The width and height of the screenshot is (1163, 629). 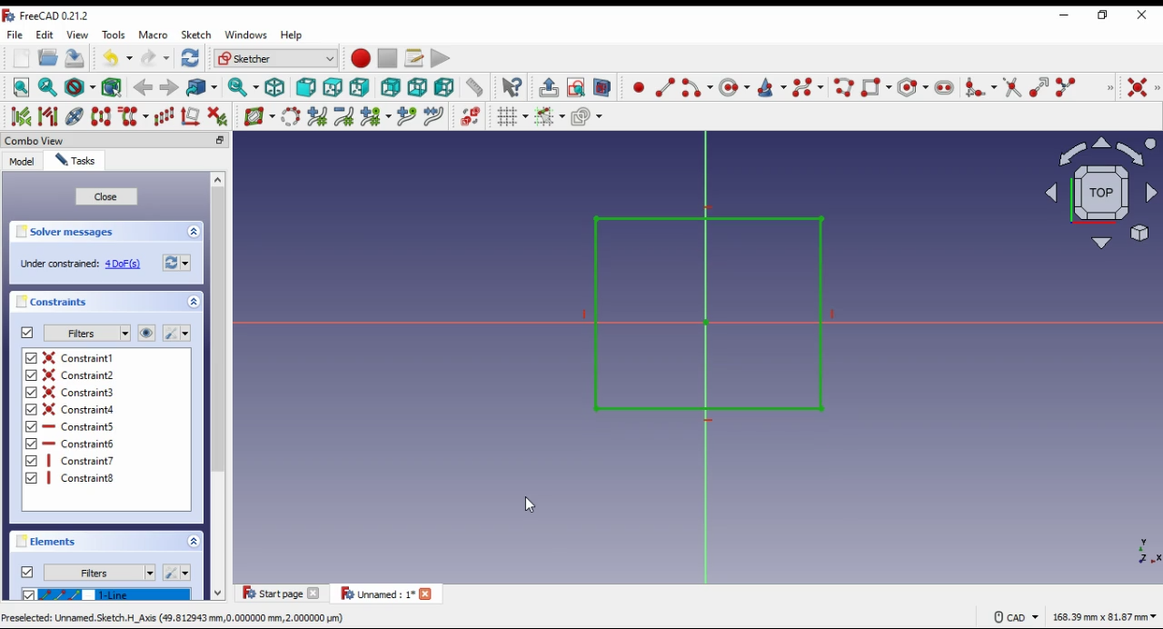 I want to click on on/off constraint 2, so click(x=80, y=374).